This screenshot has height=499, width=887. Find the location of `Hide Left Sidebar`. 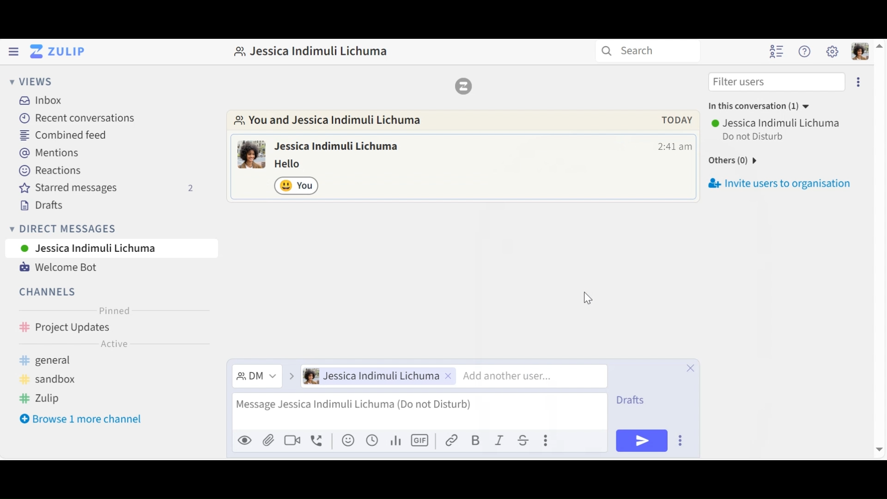

Hide Left Sidebar is located at coordinates (13, 51).